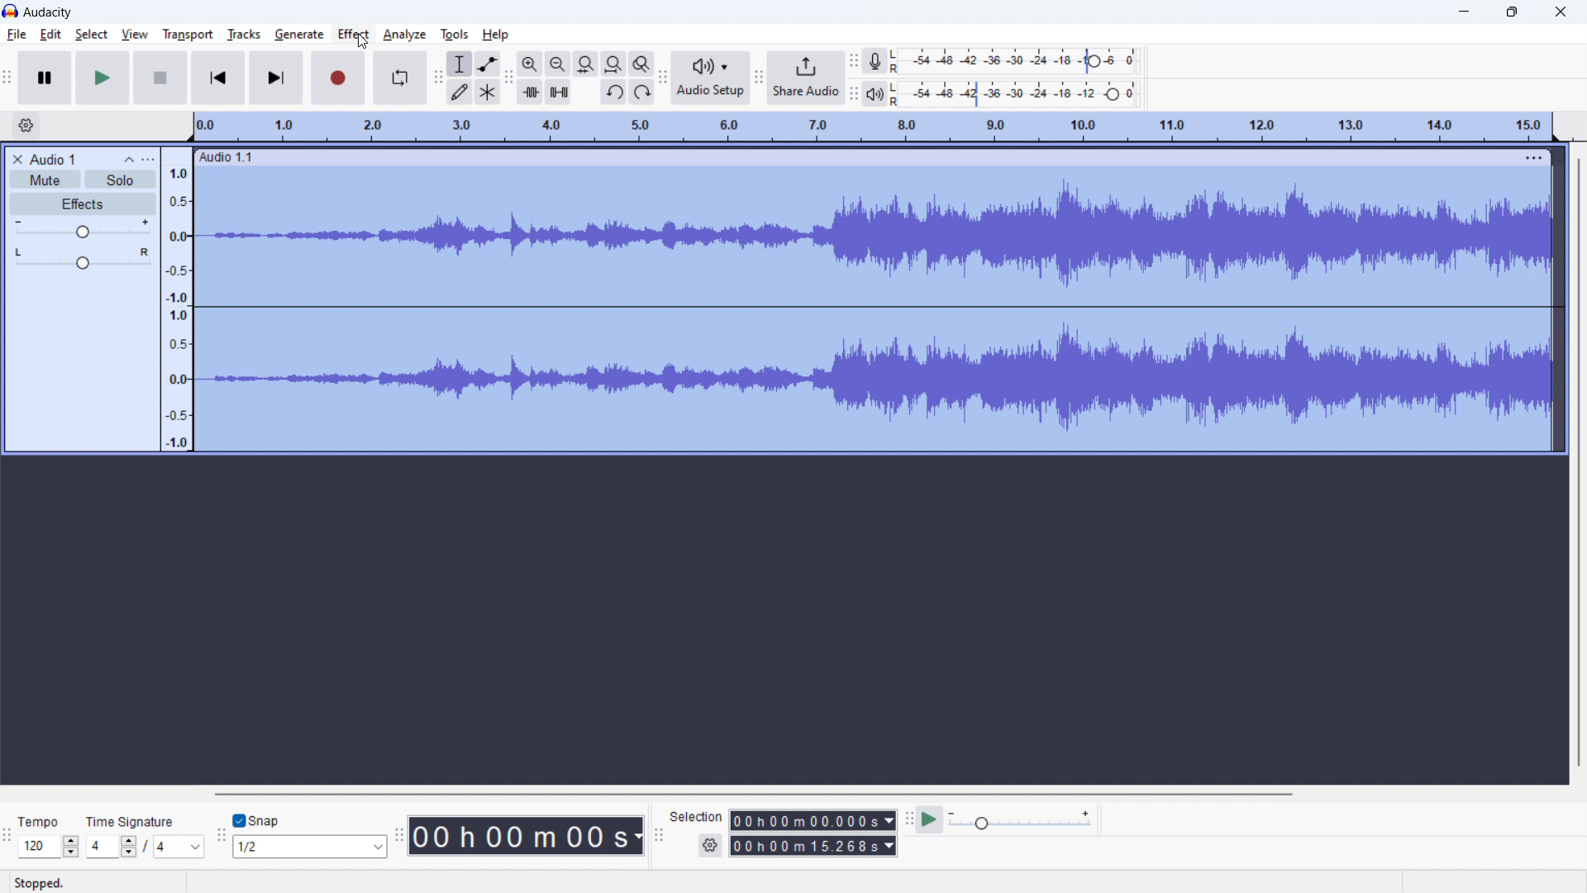 This screenshot has height=893, width=1587. I want to click on pan: center, so click(82, 258).